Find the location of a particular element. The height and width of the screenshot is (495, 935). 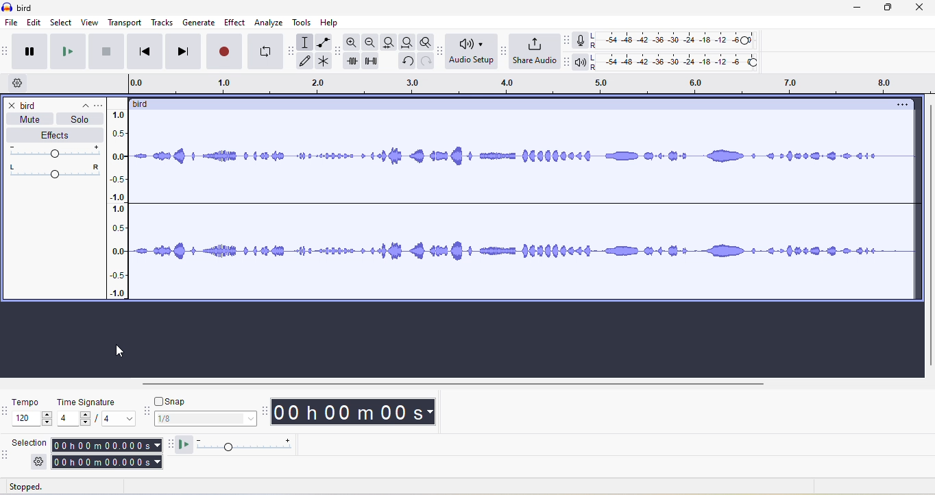

vertical scroll bar is located at coordinates (927, 236).